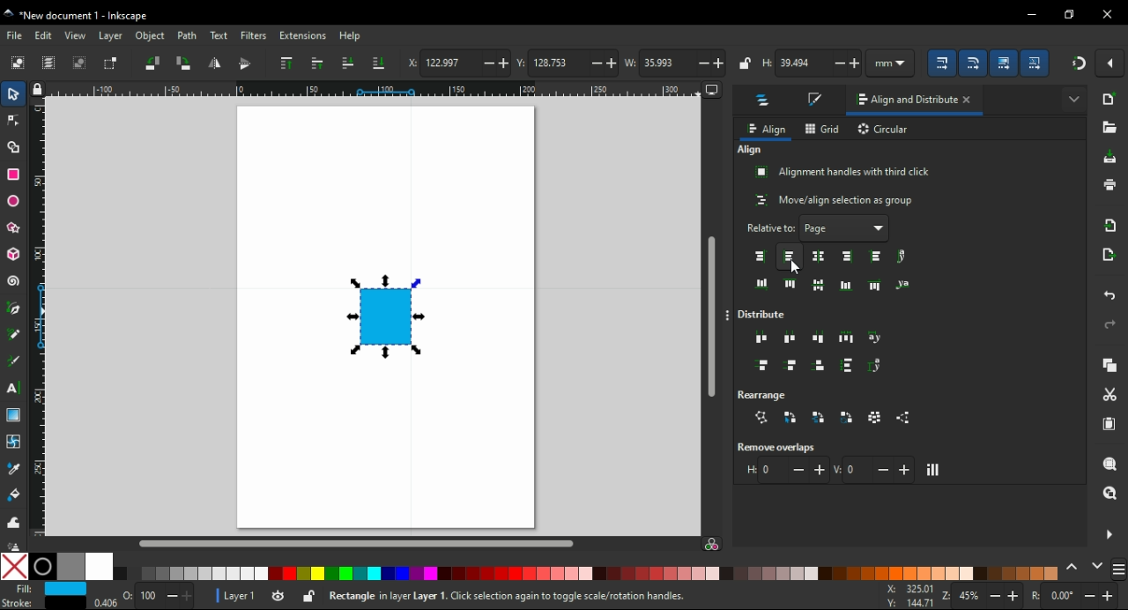 The height and width of the screenshot is (610, 1128). I want to click on edit, so click(45, 35).